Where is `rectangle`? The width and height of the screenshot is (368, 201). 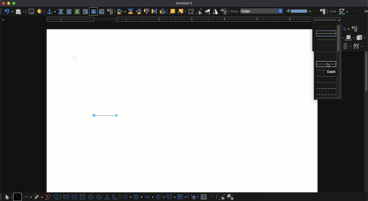
rectangle is located at coordinates (66, 197).